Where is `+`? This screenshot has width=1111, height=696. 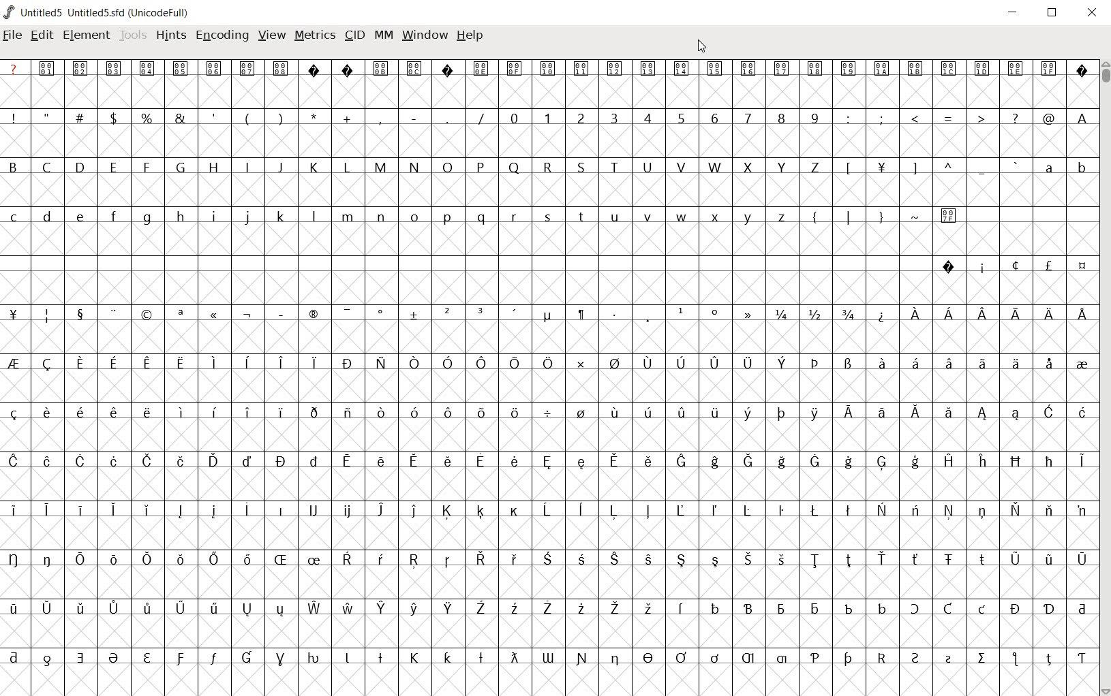 + is located at coordinates (348, 118).